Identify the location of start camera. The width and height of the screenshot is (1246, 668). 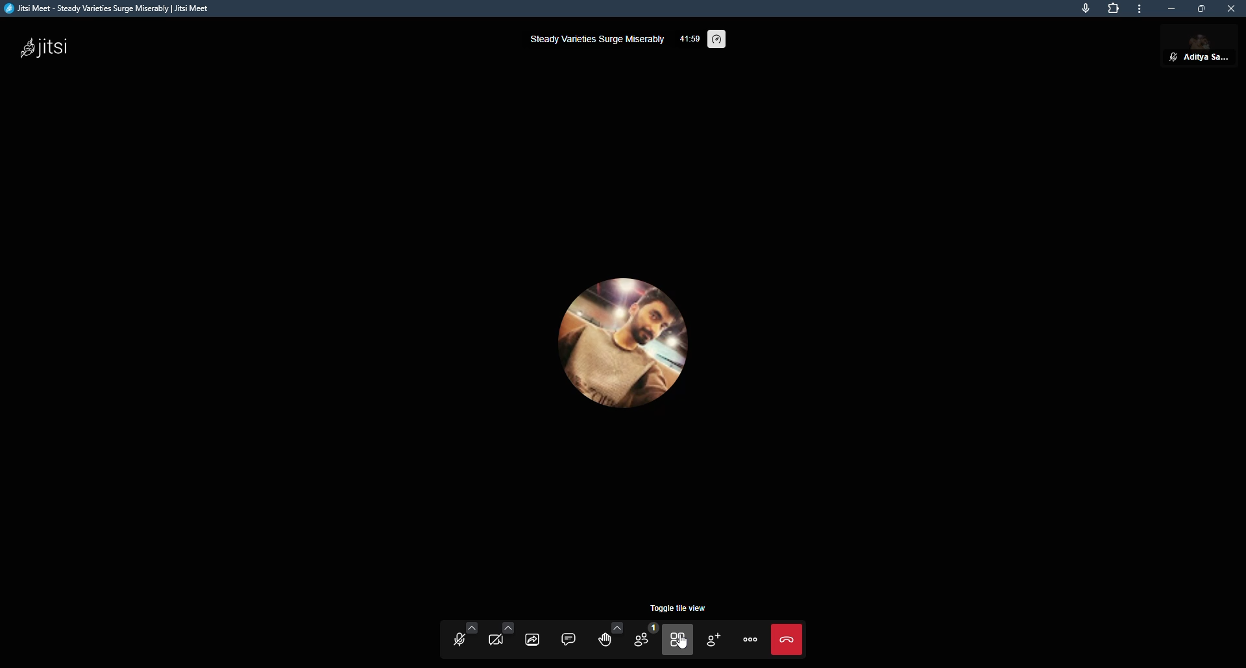
(499, 638).